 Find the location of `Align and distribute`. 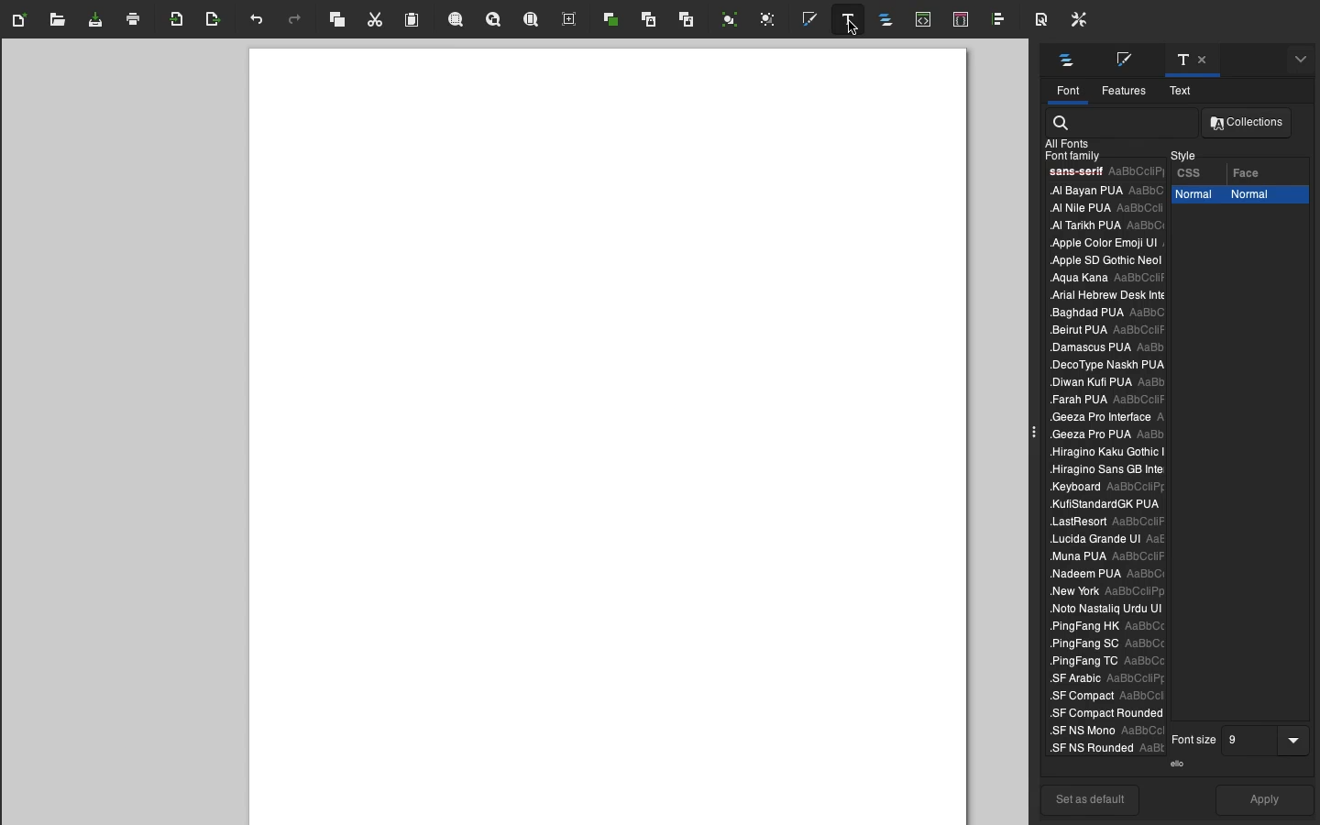

Align and distribute is located at coordinates (1001, 22).